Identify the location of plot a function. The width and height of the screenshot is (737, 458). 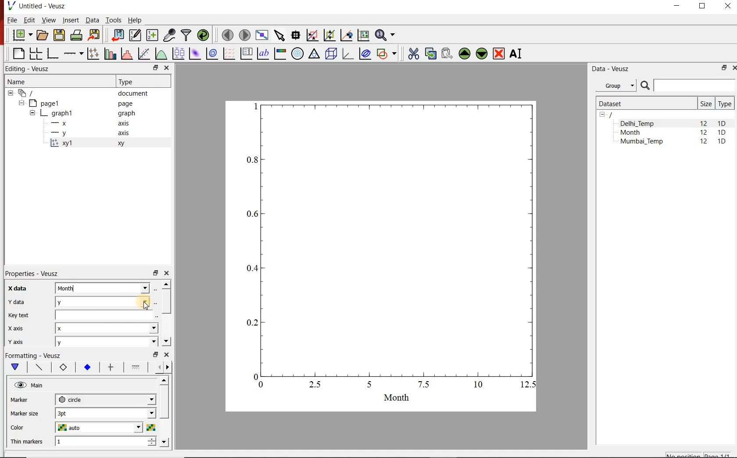
(161, 54).